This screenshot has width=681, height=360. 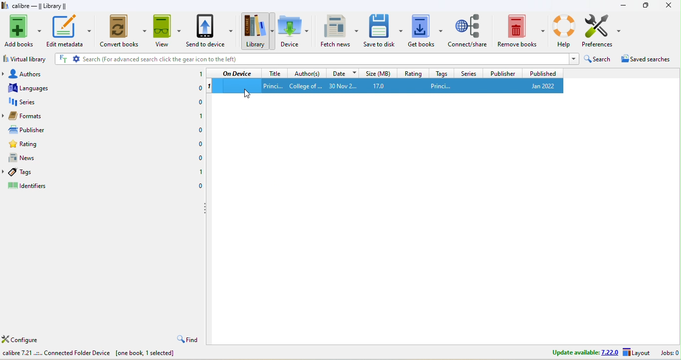 I want to click on languages, so click(x=28, y=87).